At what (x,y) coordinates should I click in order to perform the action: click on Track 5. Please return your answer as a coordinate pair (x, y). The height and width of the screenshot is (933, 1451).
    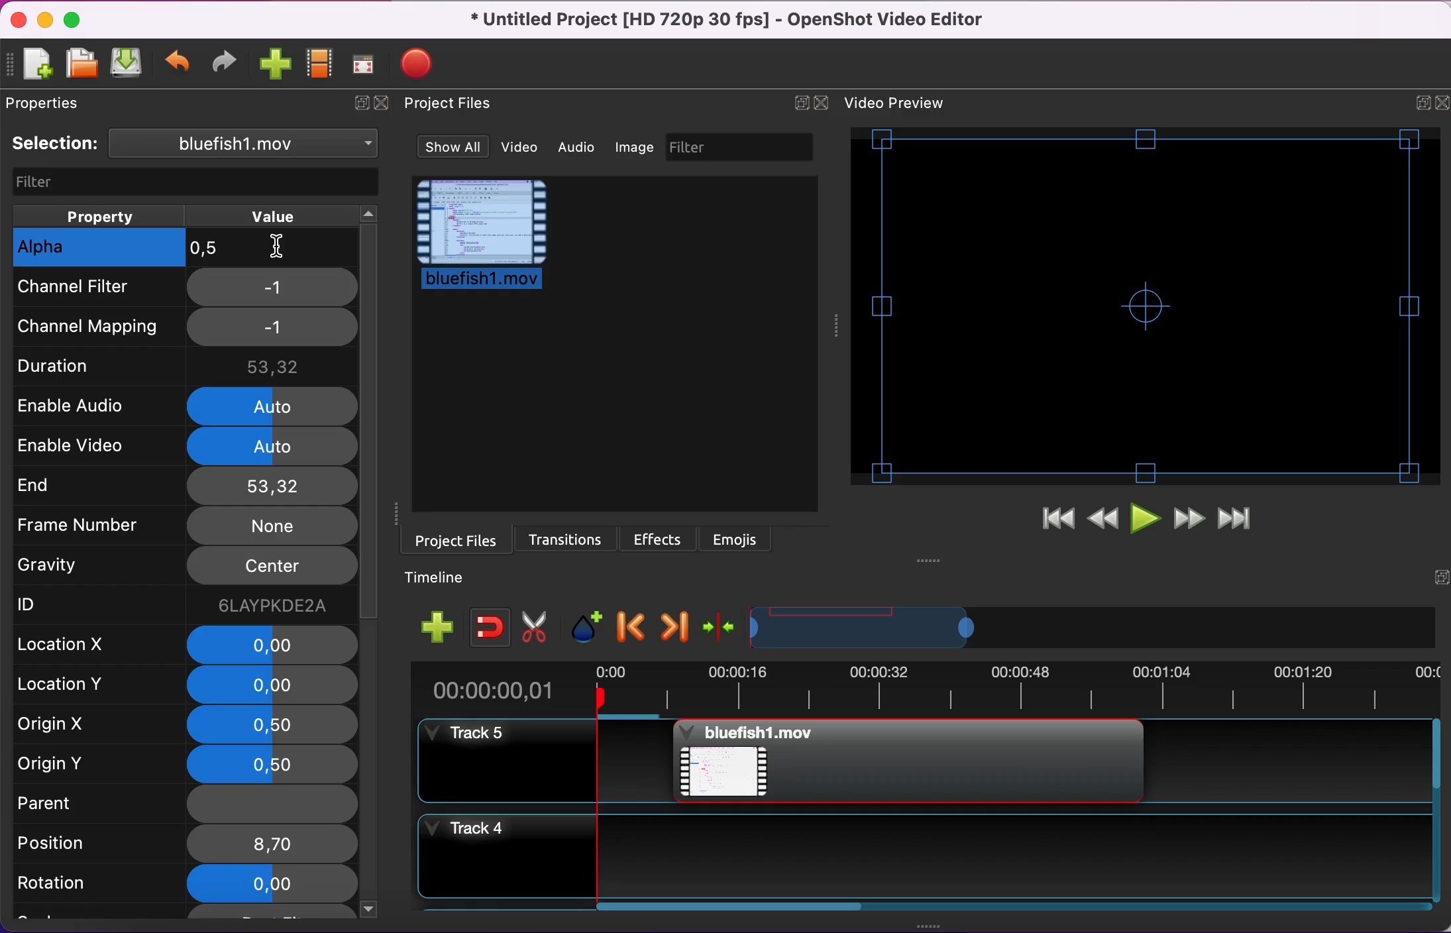
    Looking at the image, I should click on (1285, 761).